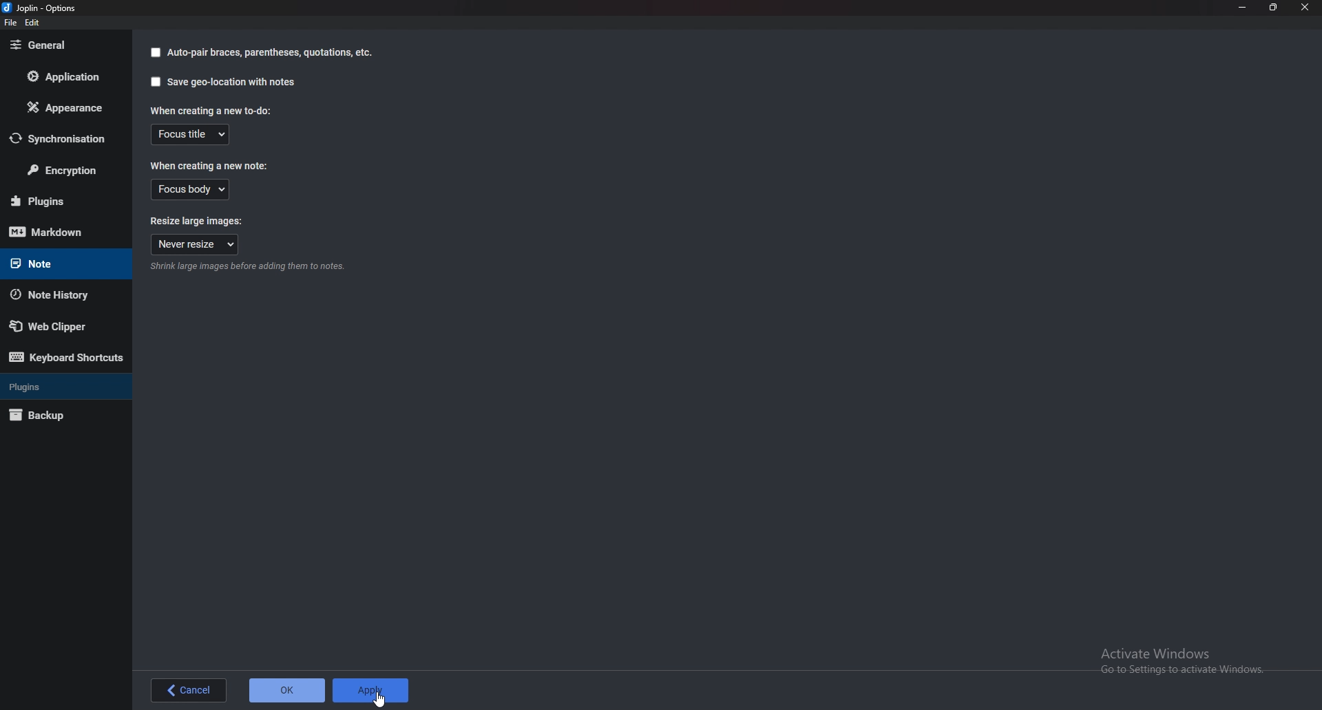 Image resolution: width=1322 pixels, height=710 pixels. I want to click on o K, so click(288, 691).